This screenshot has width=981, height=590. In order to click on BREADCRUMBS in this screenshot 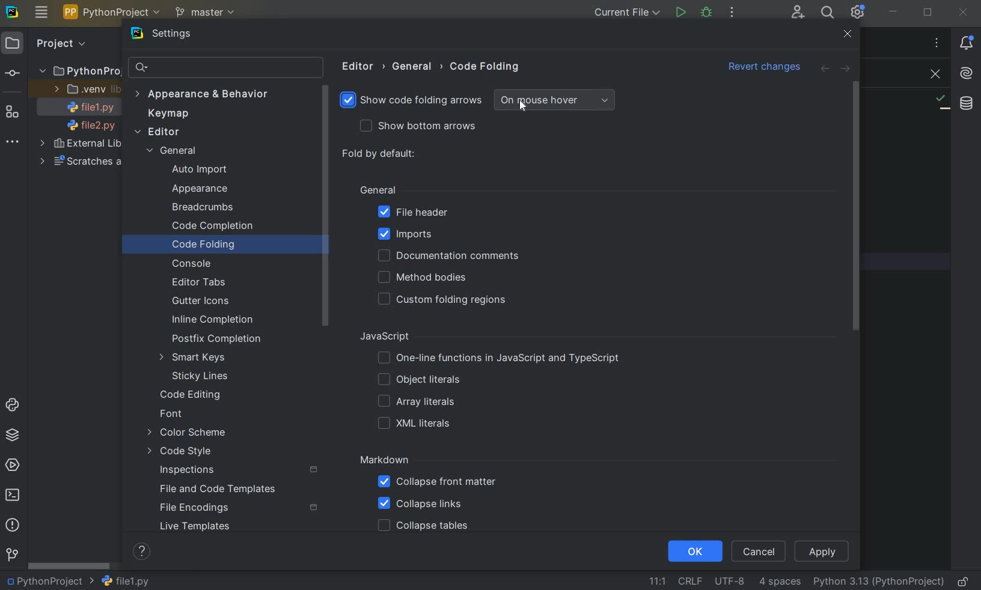, I will do `click(215, 208)`.